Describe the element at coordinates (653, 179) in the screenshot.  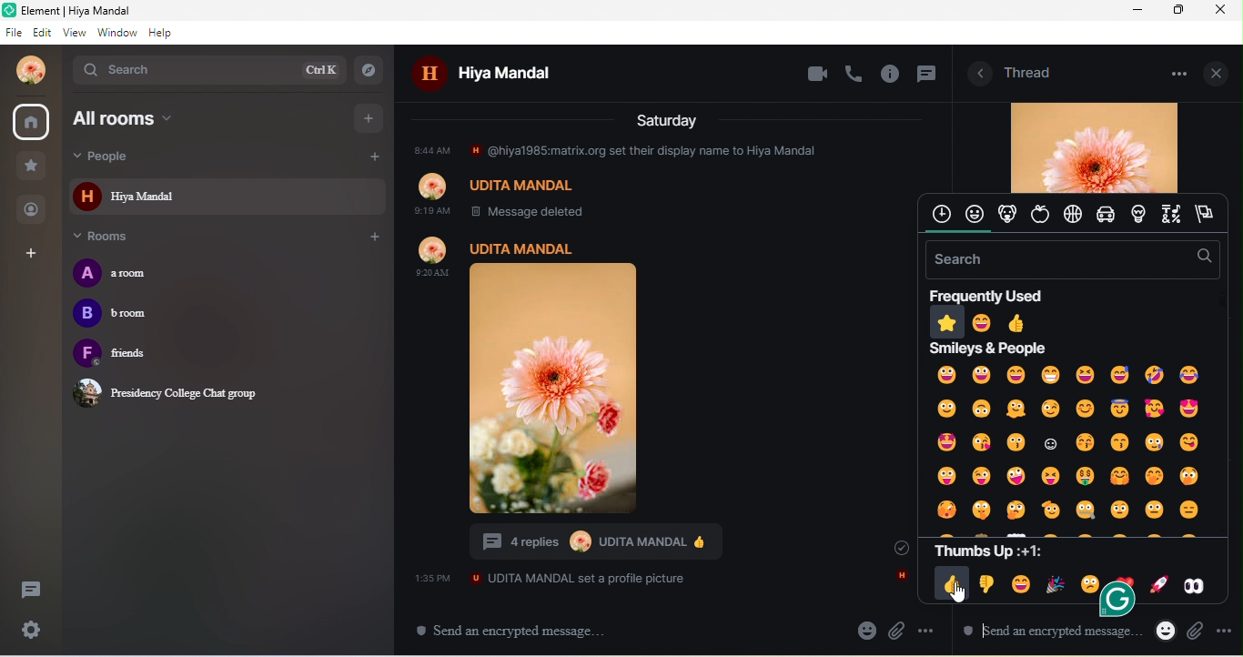
I see `older message` at that location.